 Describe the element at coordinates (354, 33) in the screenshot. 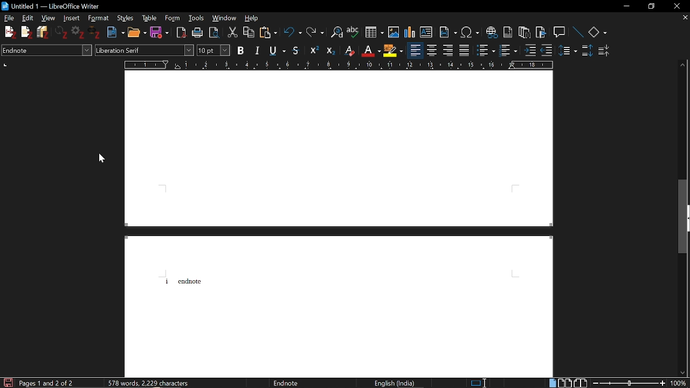

I see `Check spelling` at that location.